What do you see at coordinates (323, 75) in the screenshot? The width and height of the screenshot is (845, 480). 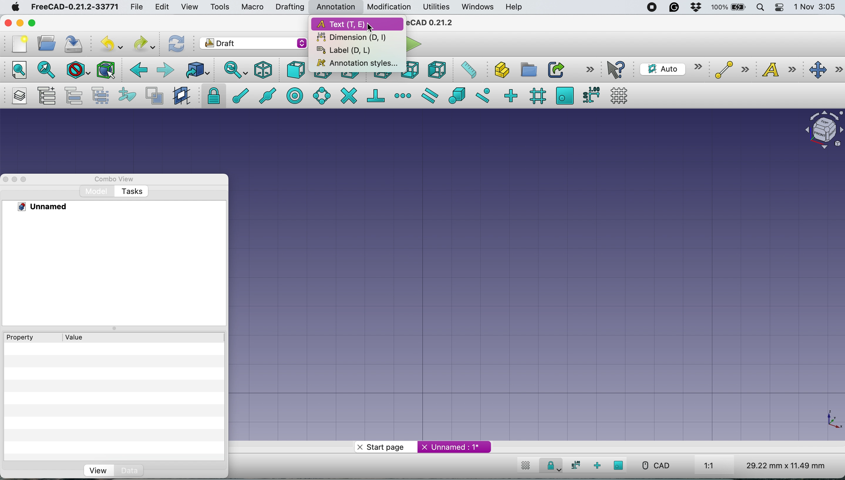 I see `top` at bounding box center [323, 75].